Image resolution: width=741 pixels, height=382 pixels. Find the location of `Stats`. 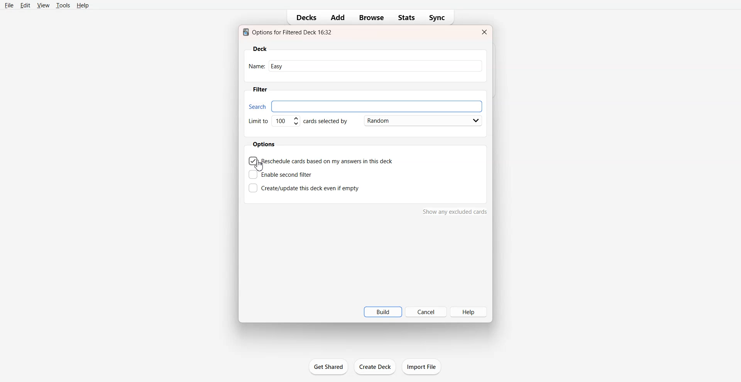

Stats is located at coordinates (406, 18).